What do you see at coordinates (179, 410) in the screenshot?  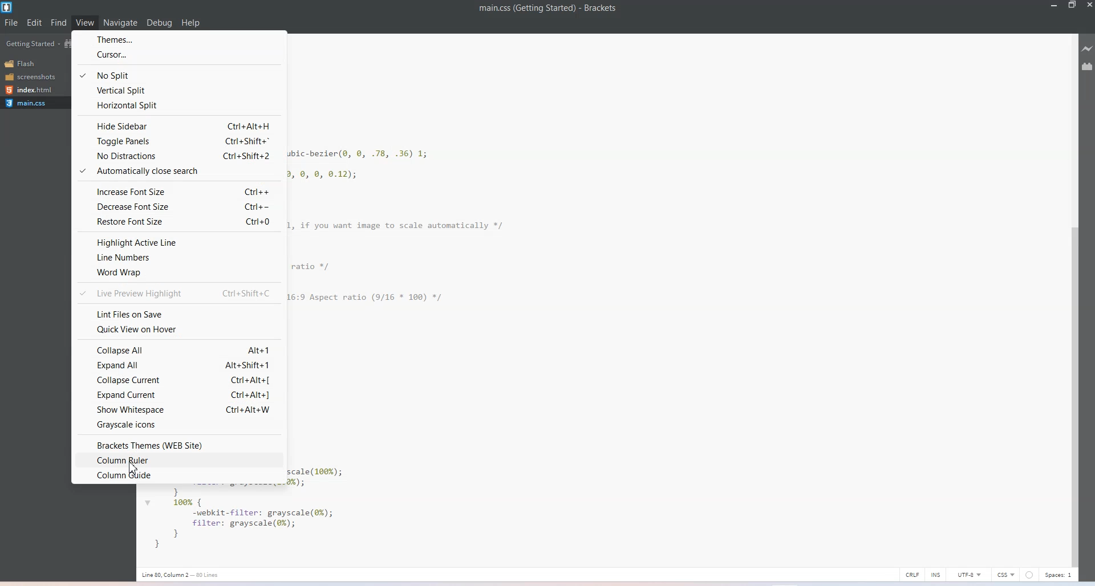 I see `Show White space` at bounding box center [179, 410].